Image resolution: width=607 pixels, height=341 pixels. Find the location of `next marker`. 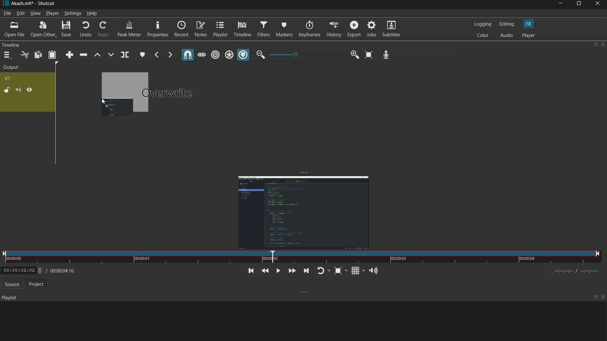

next marker is located at coordinates (170, 55).